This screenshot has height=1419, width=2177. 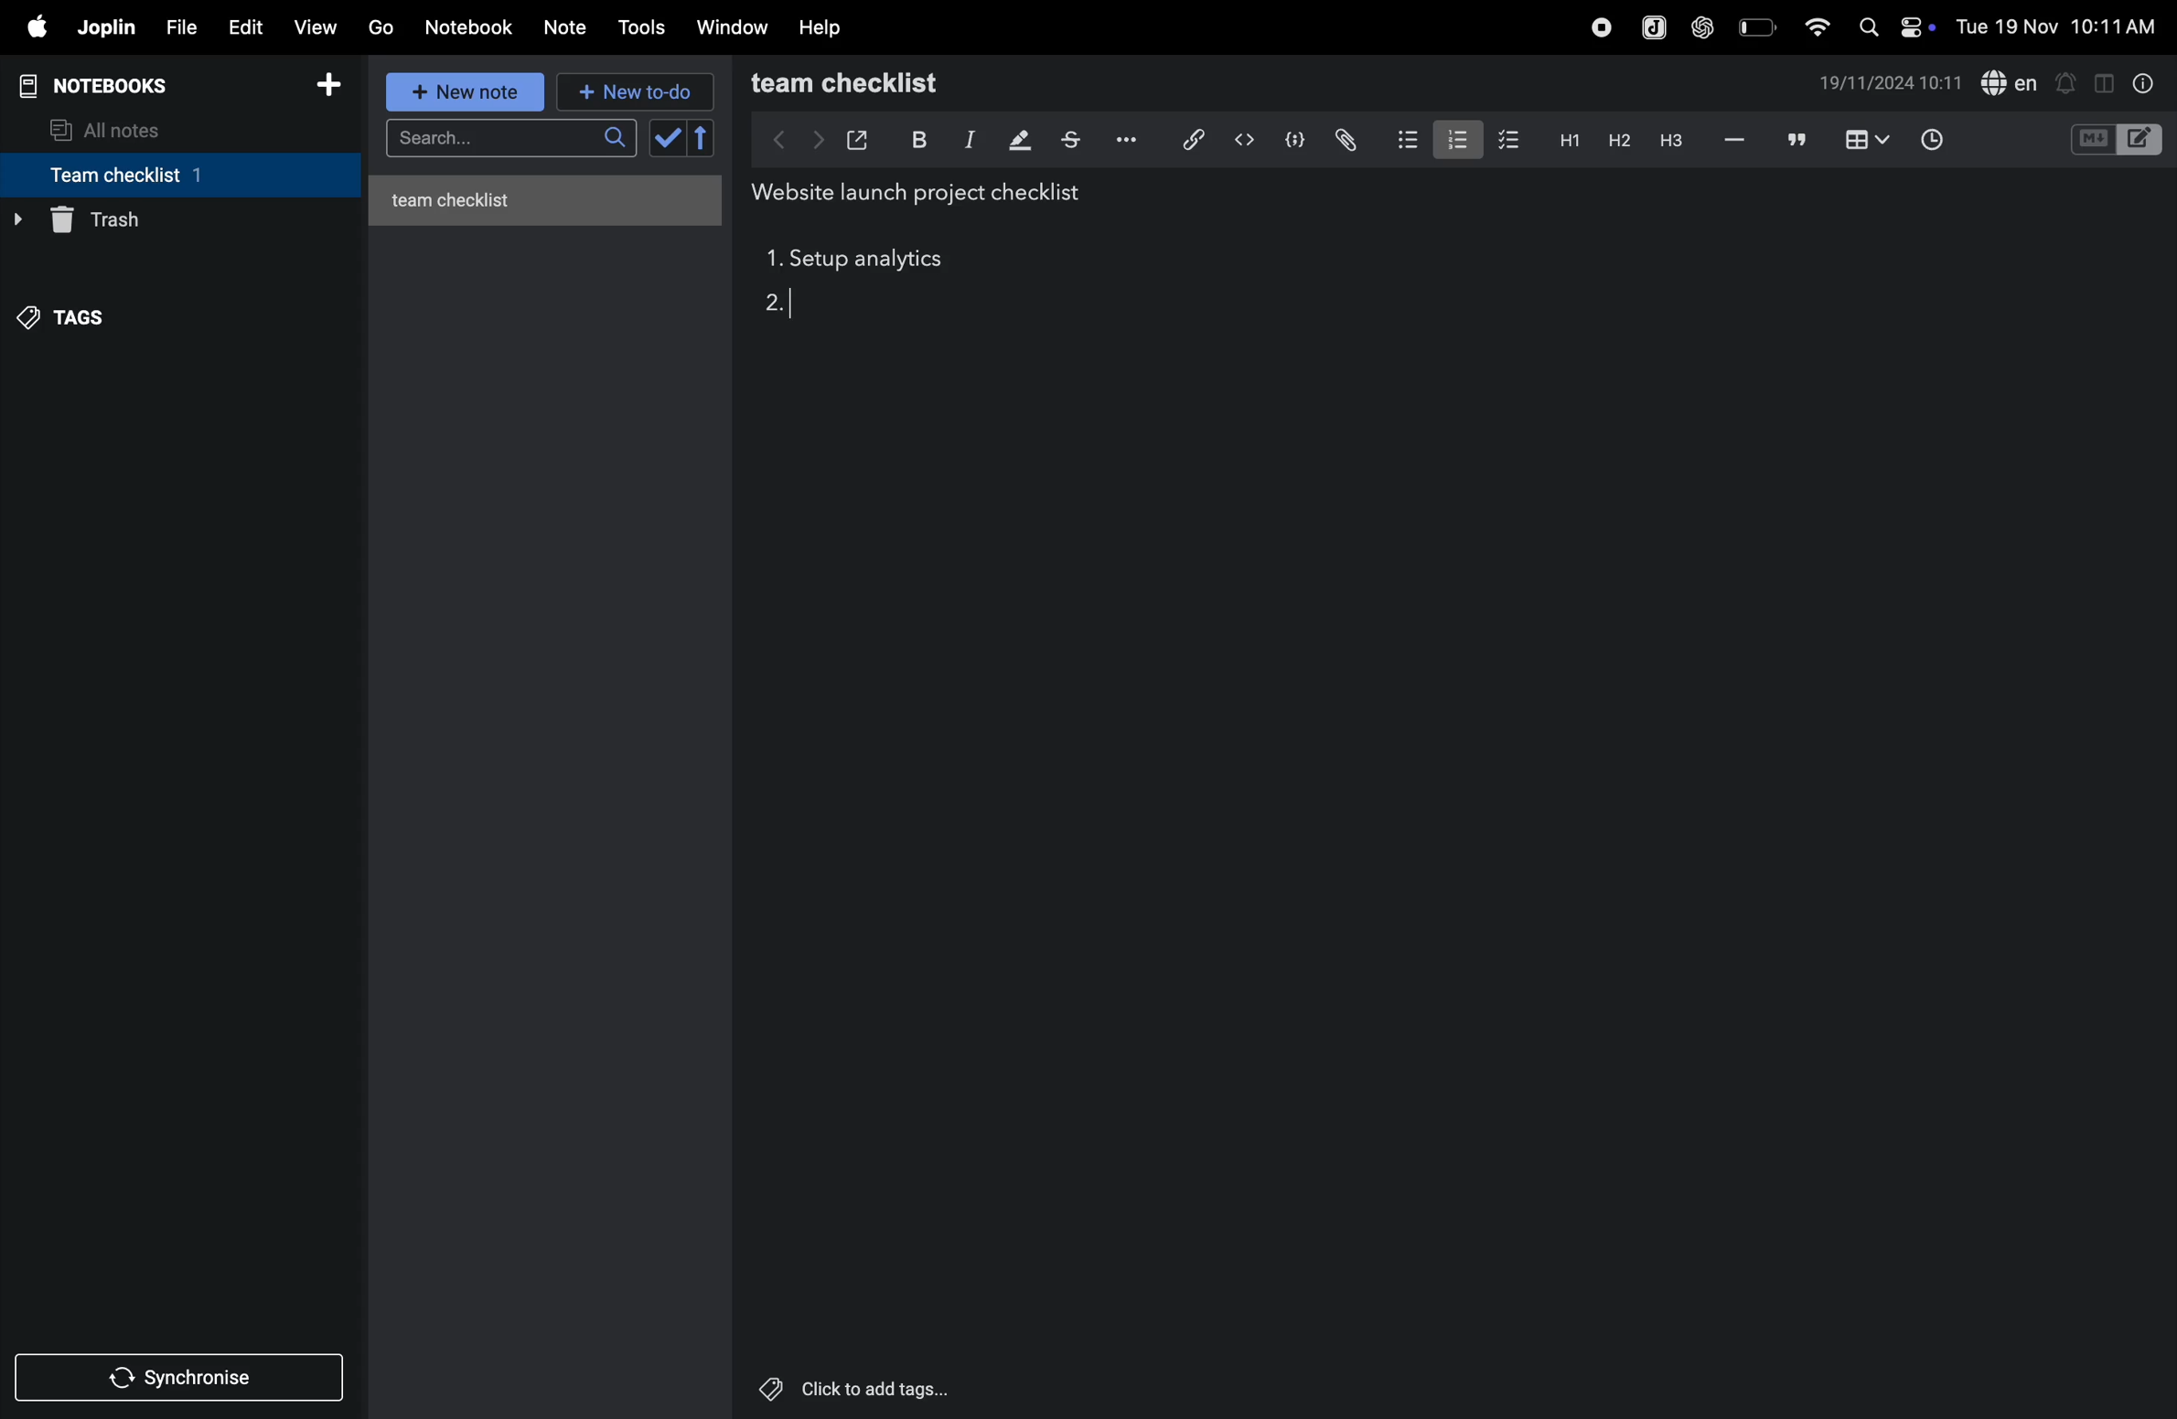 I want to click on file, so click(x=180, y=25).